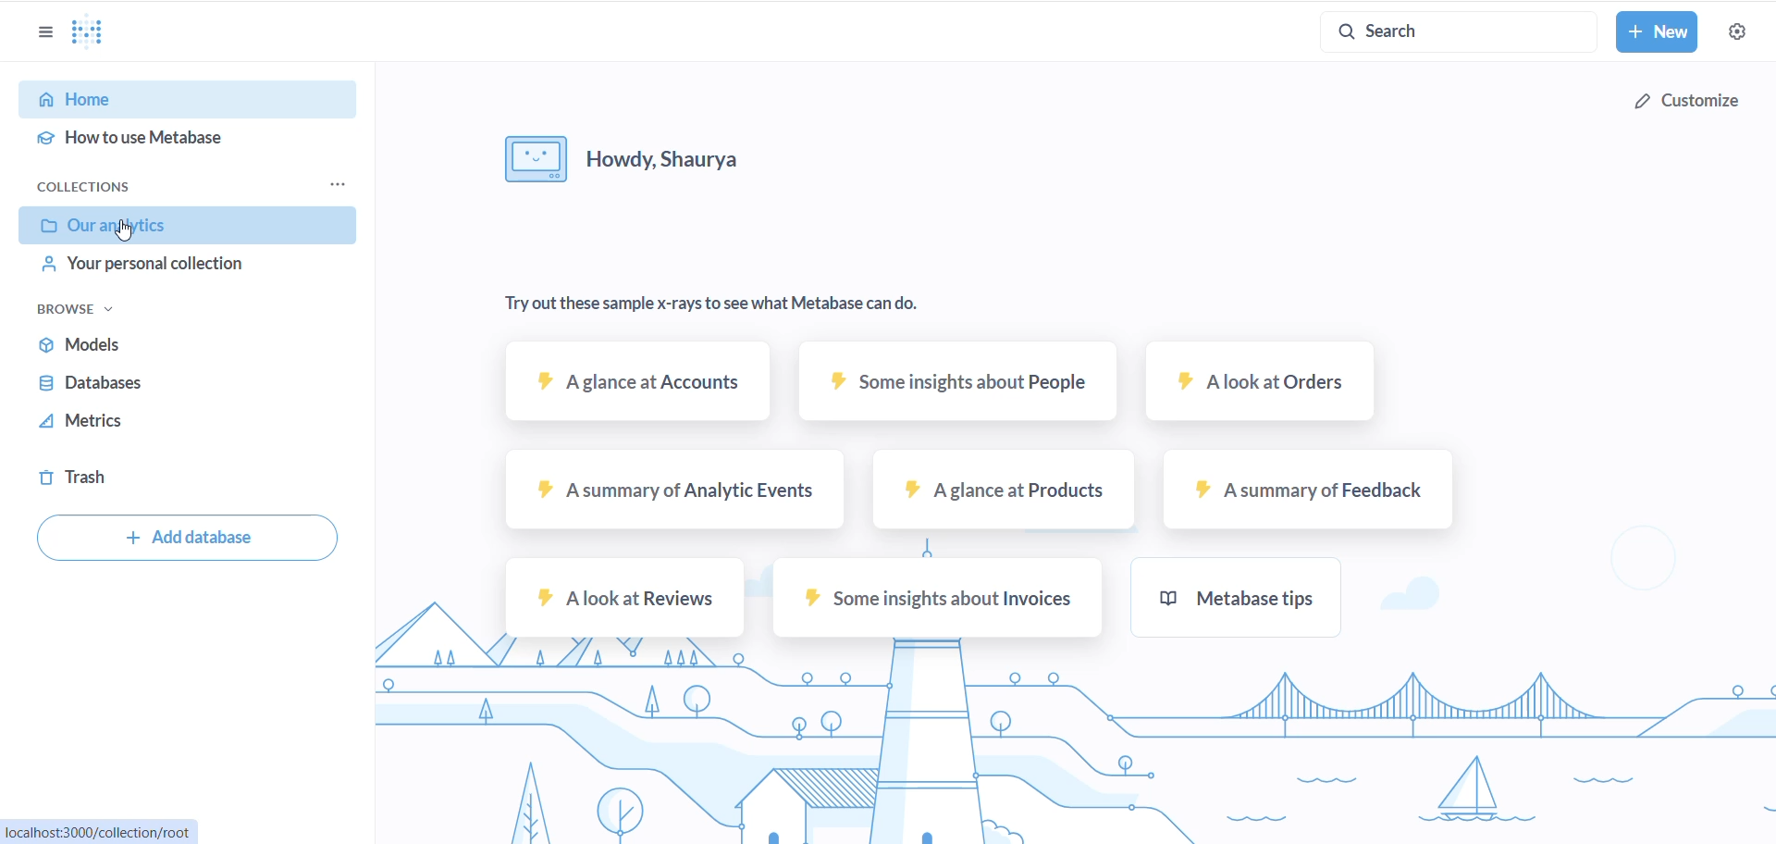 The width and height of the screenshot is (1776, 844). I want to click on Try out these sample x-rays to see what Metabase can do., so click(707, 301).